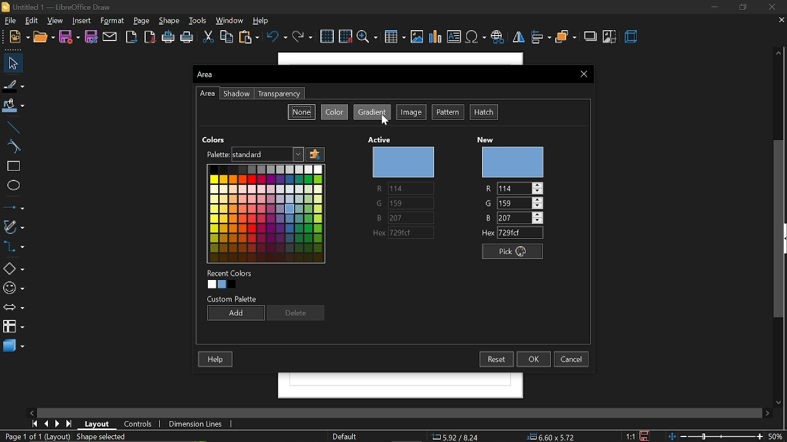 The height and width of the screenshot is (442, 787). What do you see at coordinates (207, 37) in the screenshot?
I see `cut ` at bounding box center [207, 37].